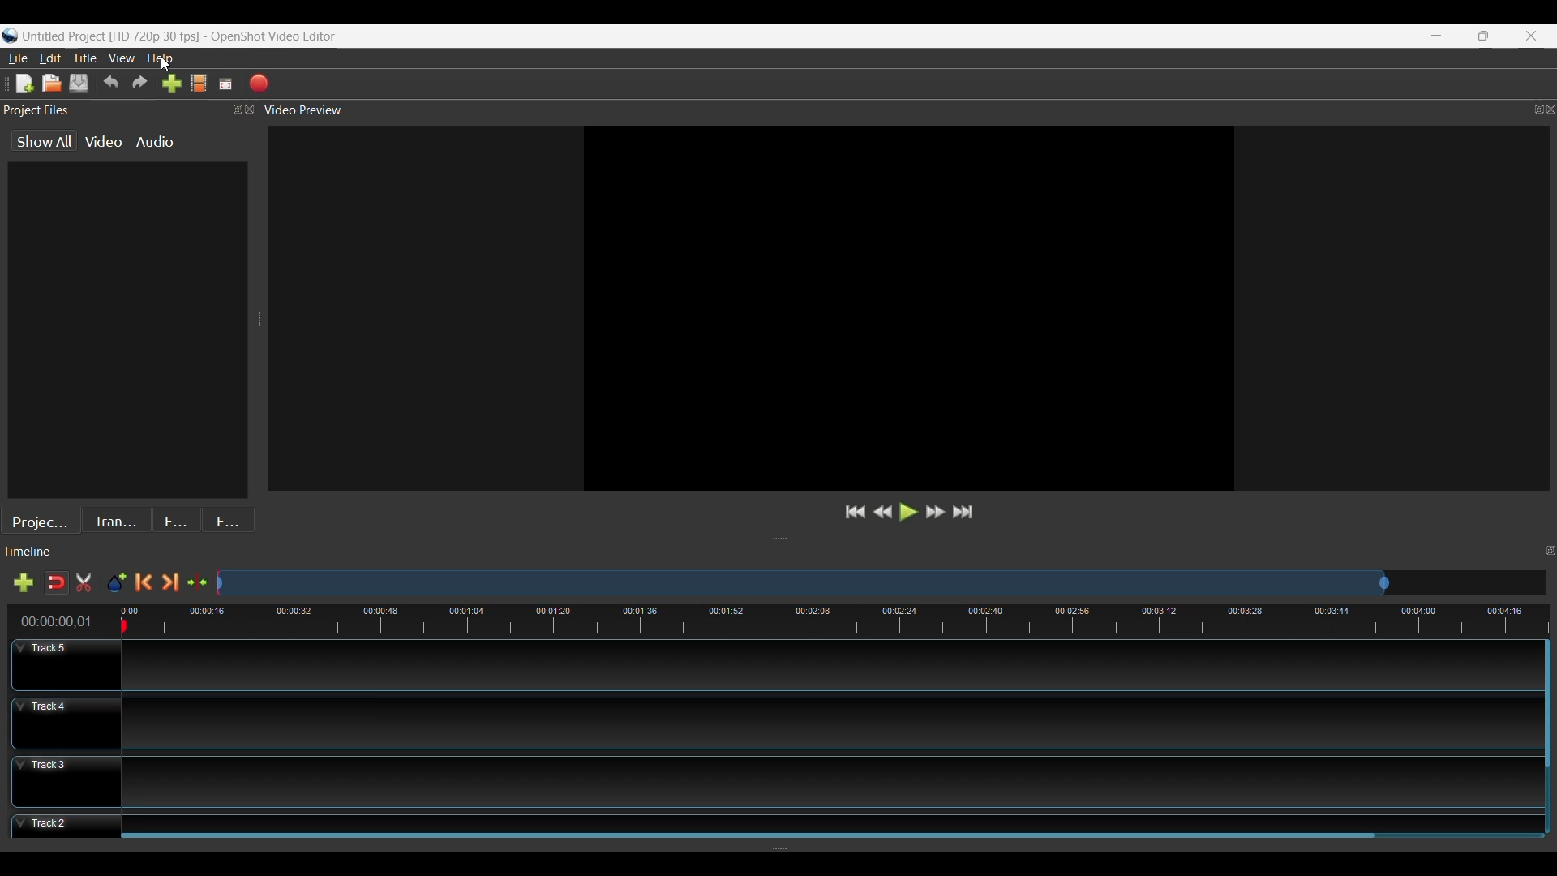  What do you see at coordinates (84, 58) in the screenshot?
I see `Title` at bounding box center [84, 58].